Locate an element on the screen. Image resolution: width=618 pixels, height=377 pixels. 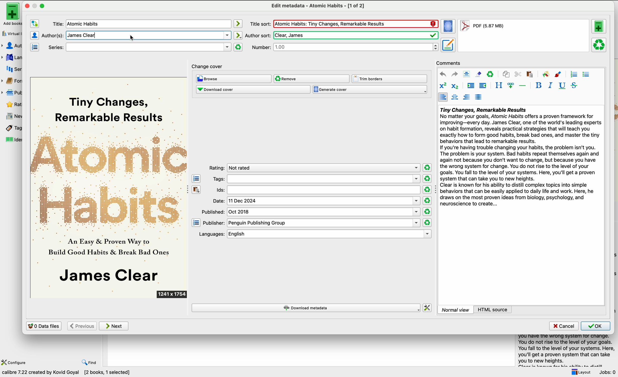
authors editor is located at coordinates (34, 35).